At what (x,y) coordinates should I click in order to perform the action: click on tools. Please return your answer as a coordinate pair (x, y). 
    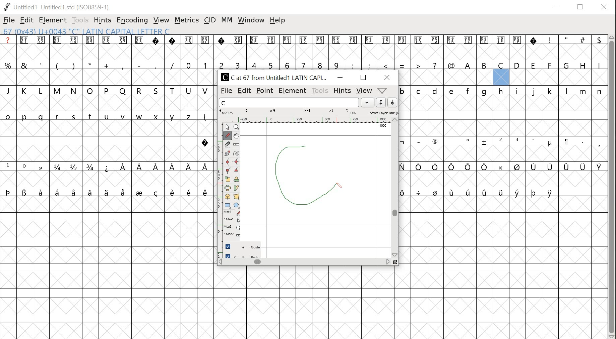
    Looking at the image, I should click on (80, 21).